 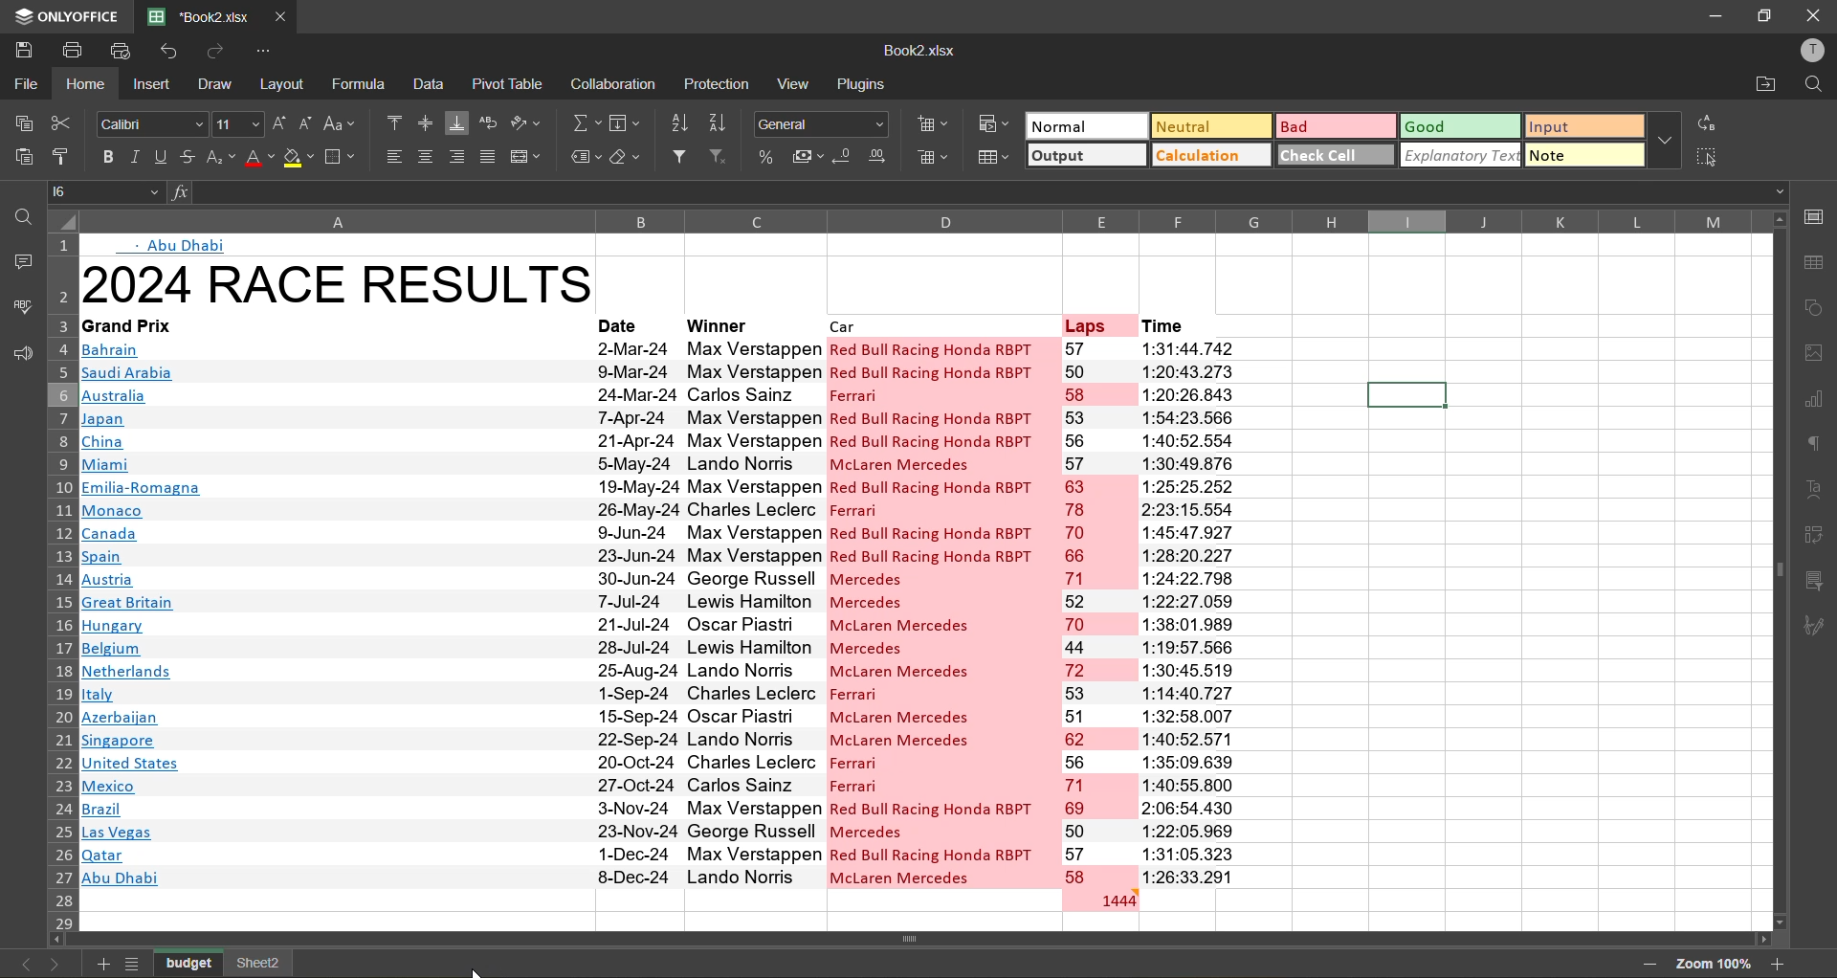 I want to click on font color, so click(x=257, y=158).